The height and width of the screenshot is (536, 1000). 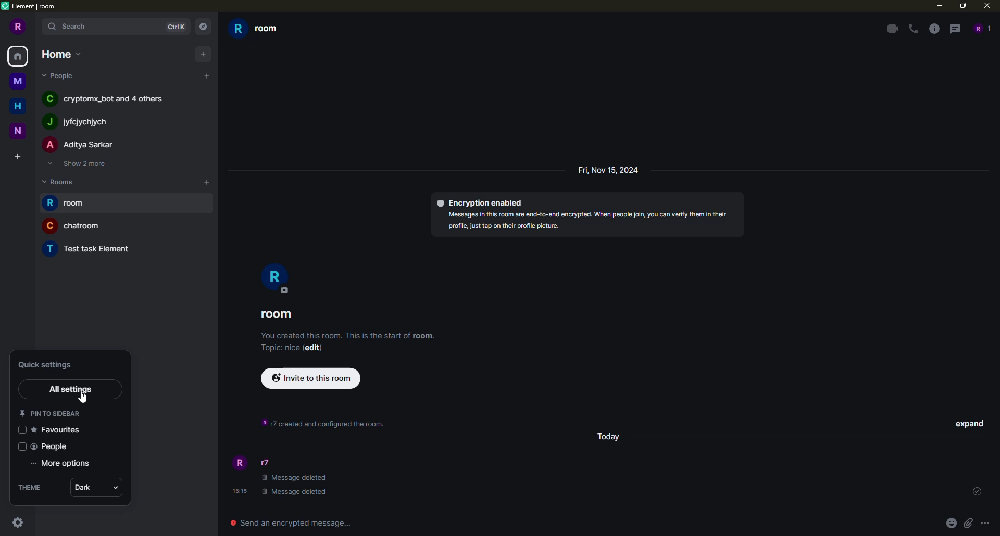 I want to click on show 2 more, so click(x=76, y=163).